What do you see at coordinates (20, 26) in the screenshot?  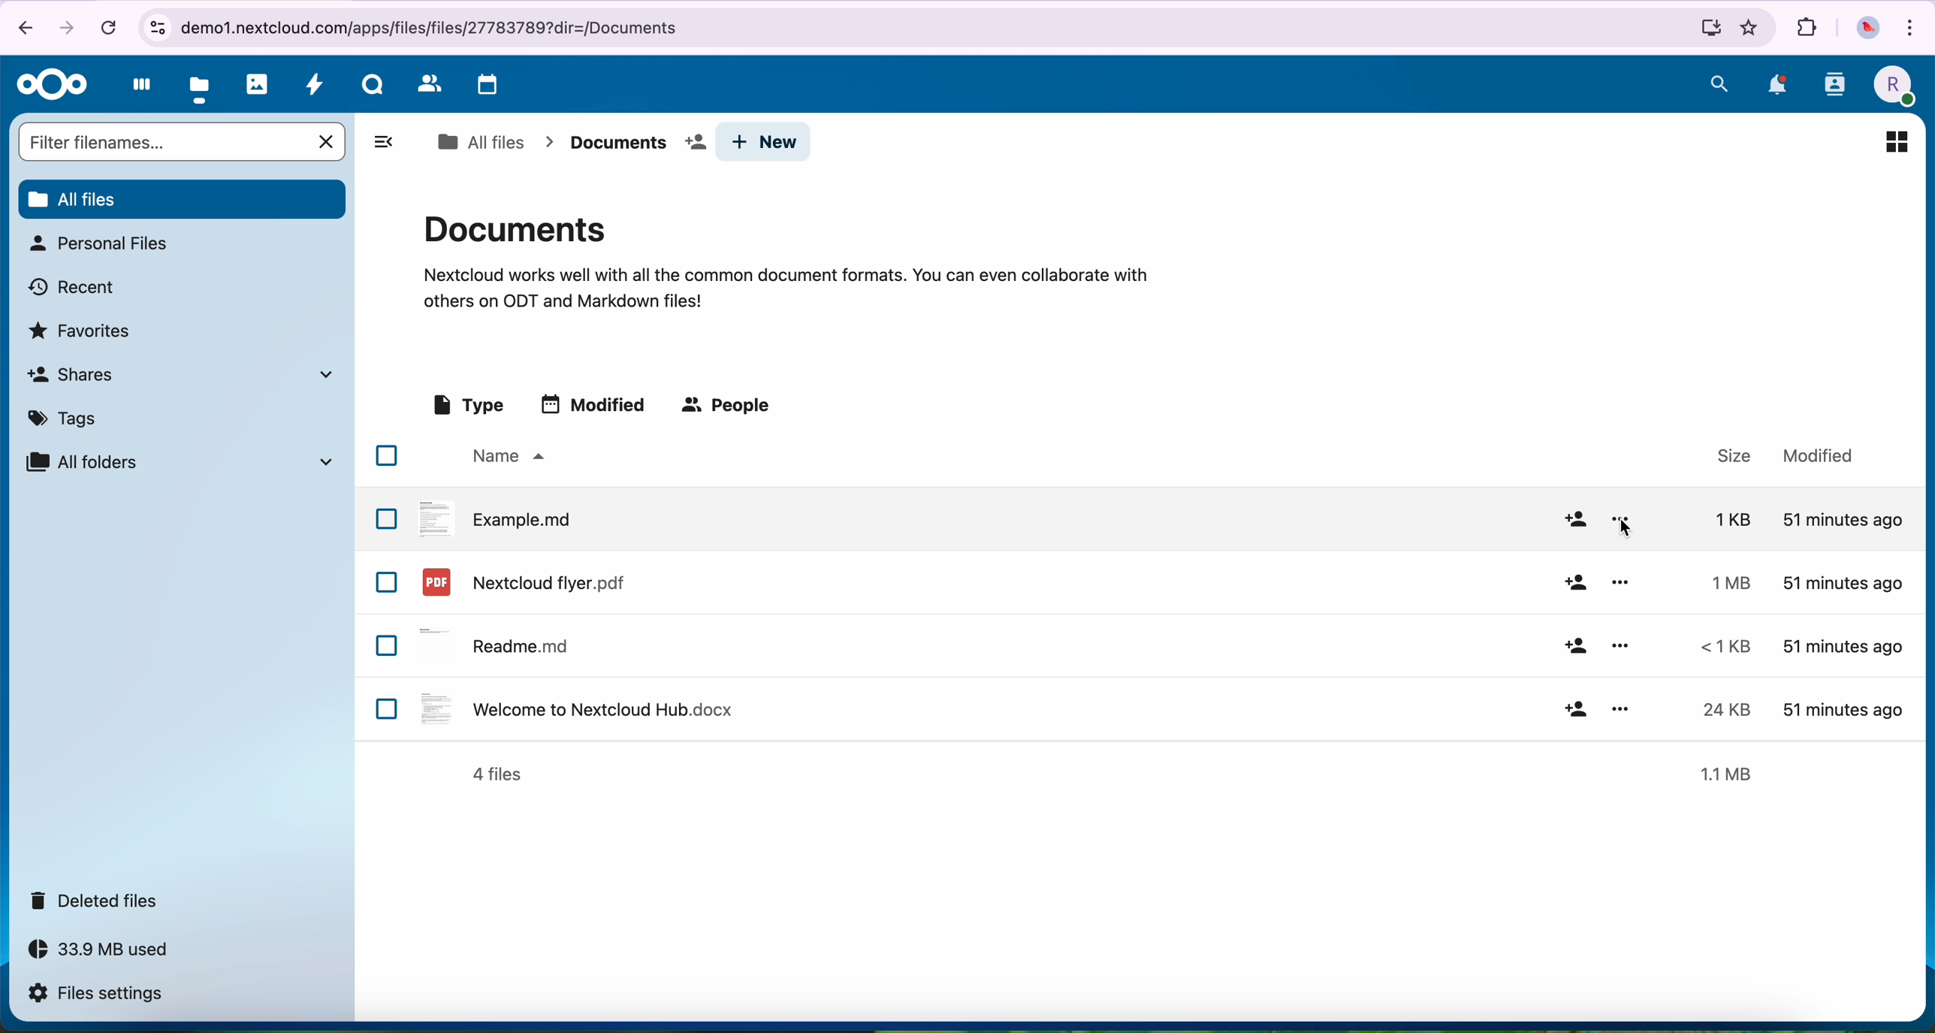 I see `navigate back` at bounding box center [20, 26].